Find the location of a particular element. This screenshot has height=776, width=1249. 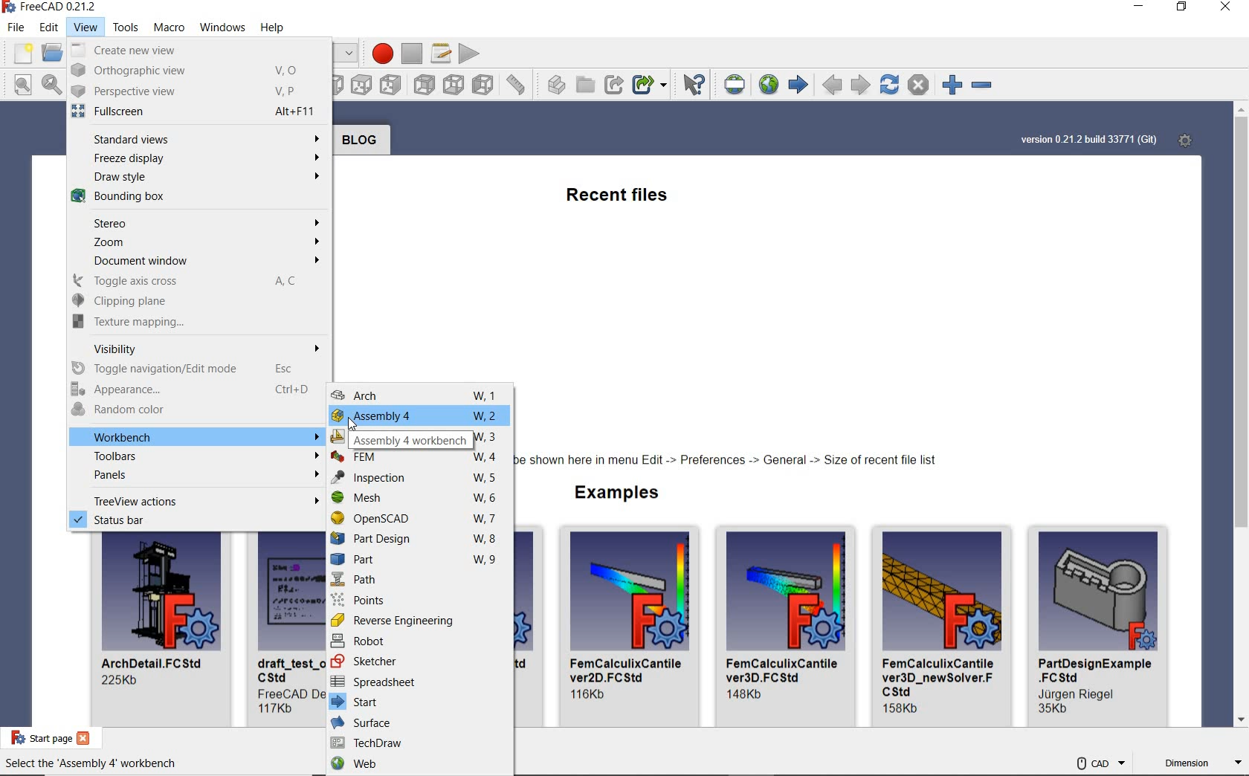

bottom is located at coordinates (454, 85).